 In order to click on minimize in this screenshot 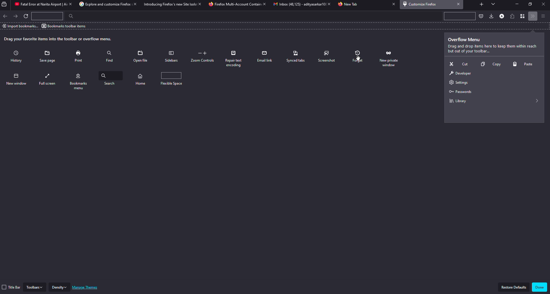, I will do `click(515, 4)`.